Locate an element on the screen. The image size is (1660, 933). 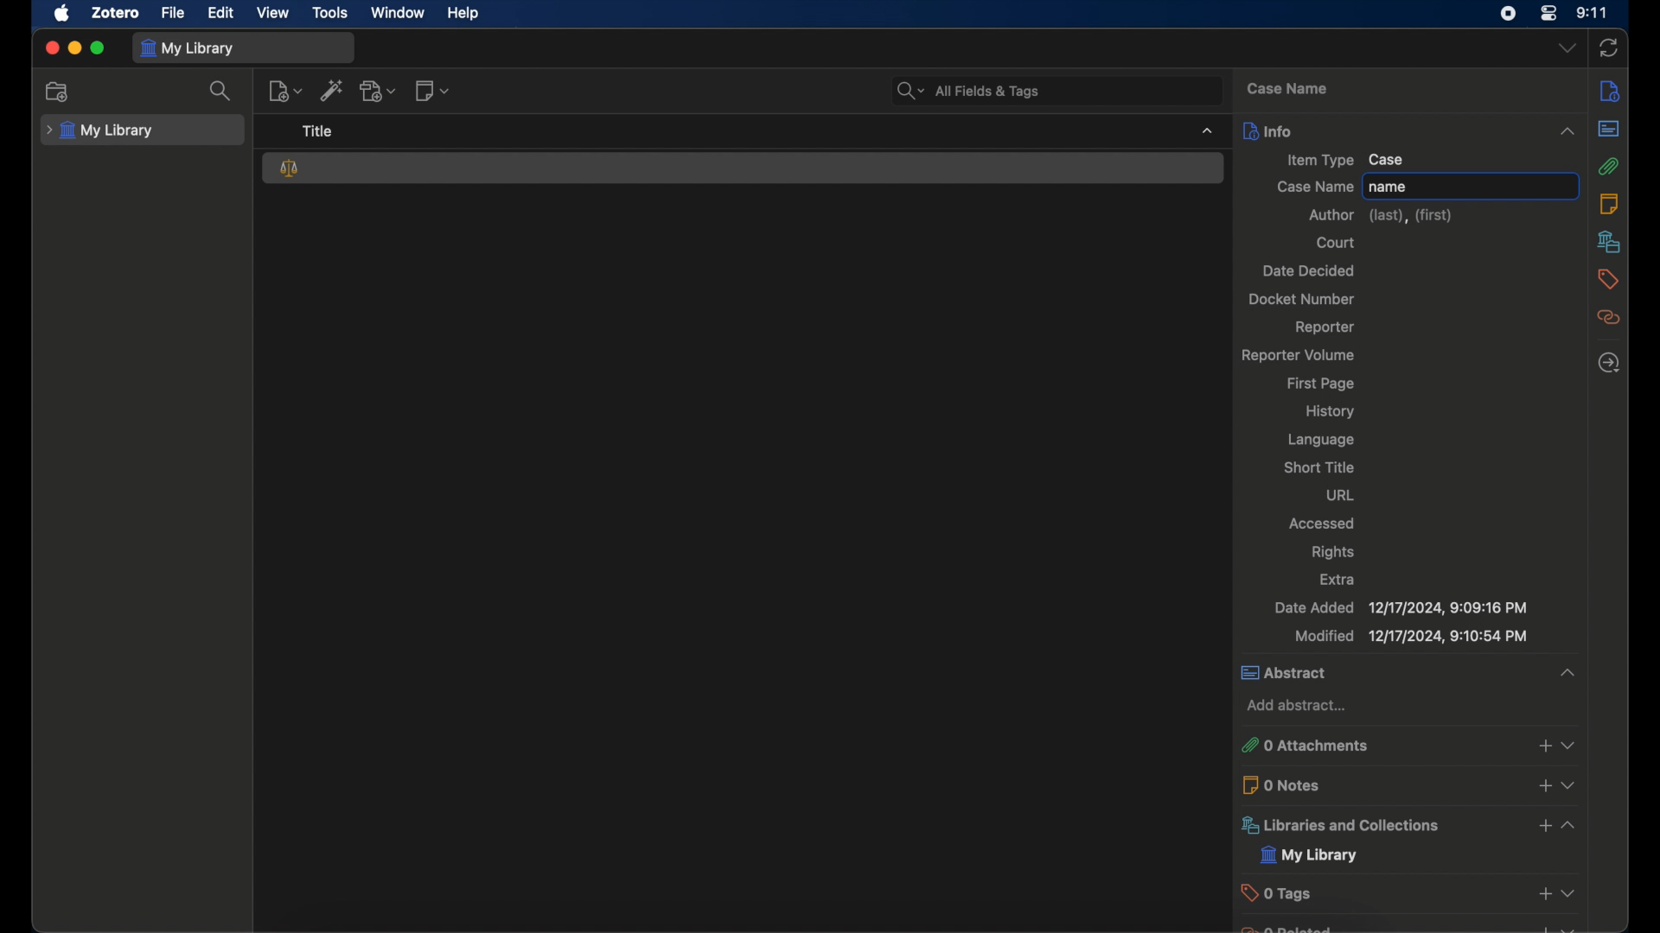
my library is located at coordinates (187, 48).